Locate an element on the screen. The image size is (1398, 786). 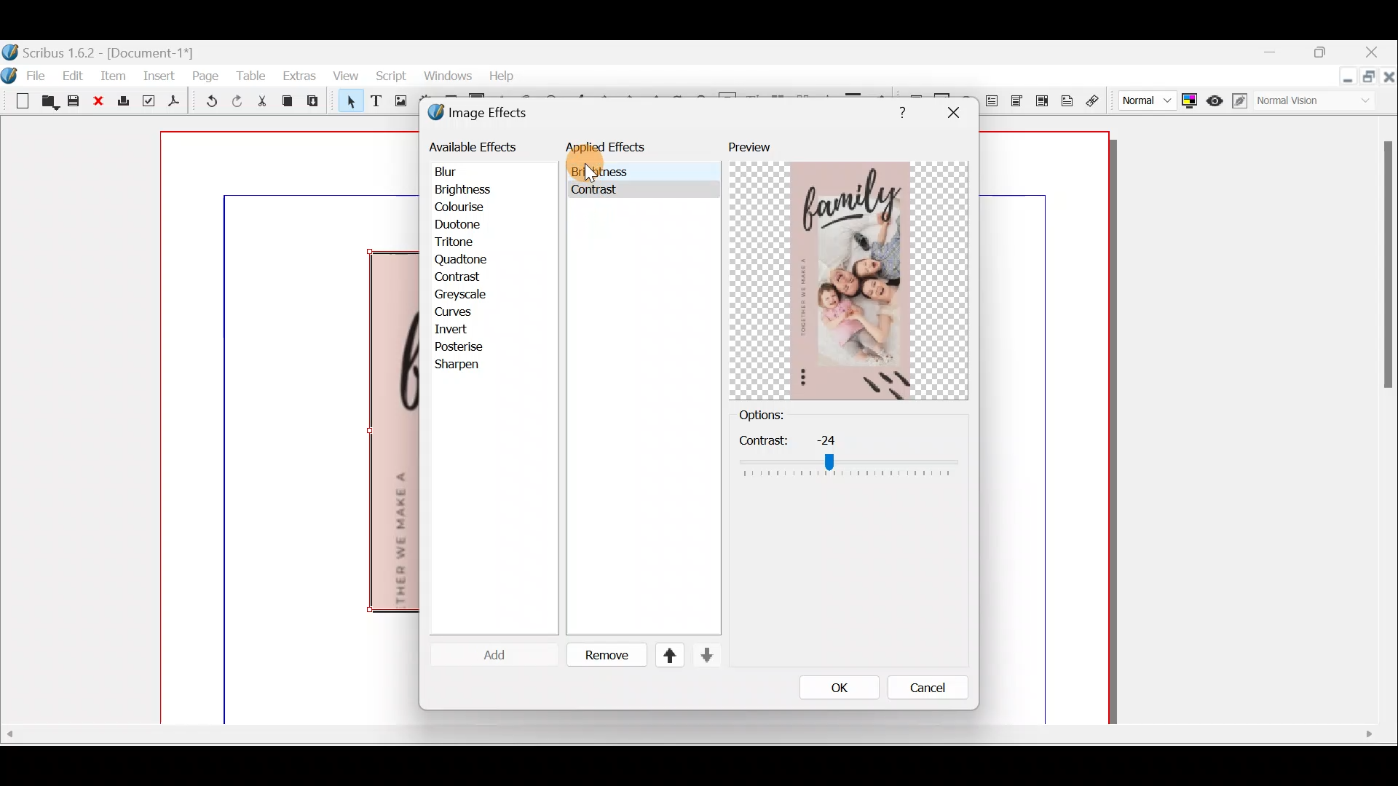
Copy is located at coordinates (288, 101).